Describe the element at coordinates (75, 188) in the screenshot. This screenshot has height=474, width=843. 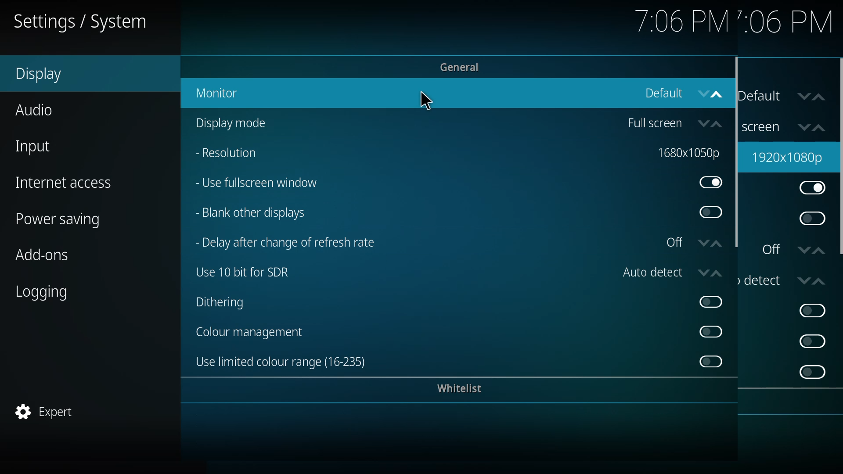
I see `internet access` at that location.